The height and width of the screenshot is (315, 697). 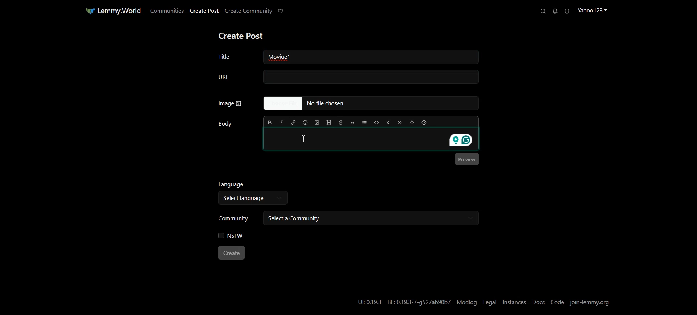 I want to click on Modlog, so click(x=468, y=302).